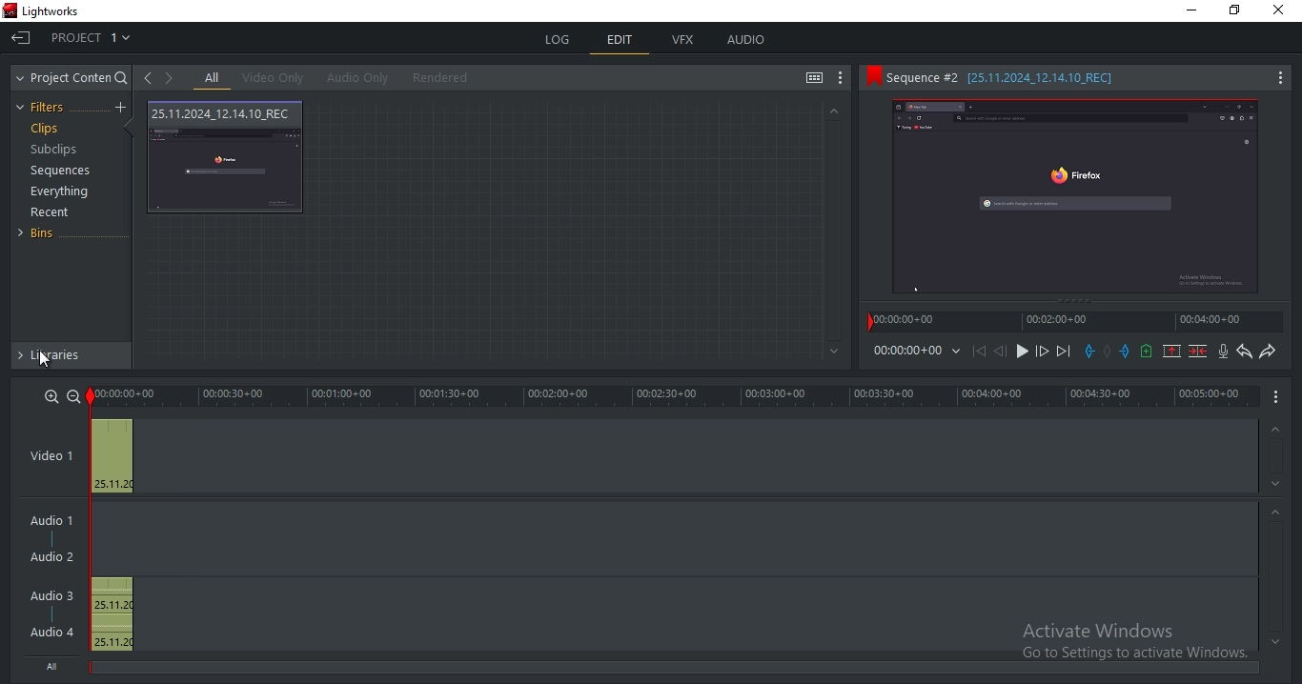 This screenshot has width=1302, height=684. I want to click on all, so click(212, 79).